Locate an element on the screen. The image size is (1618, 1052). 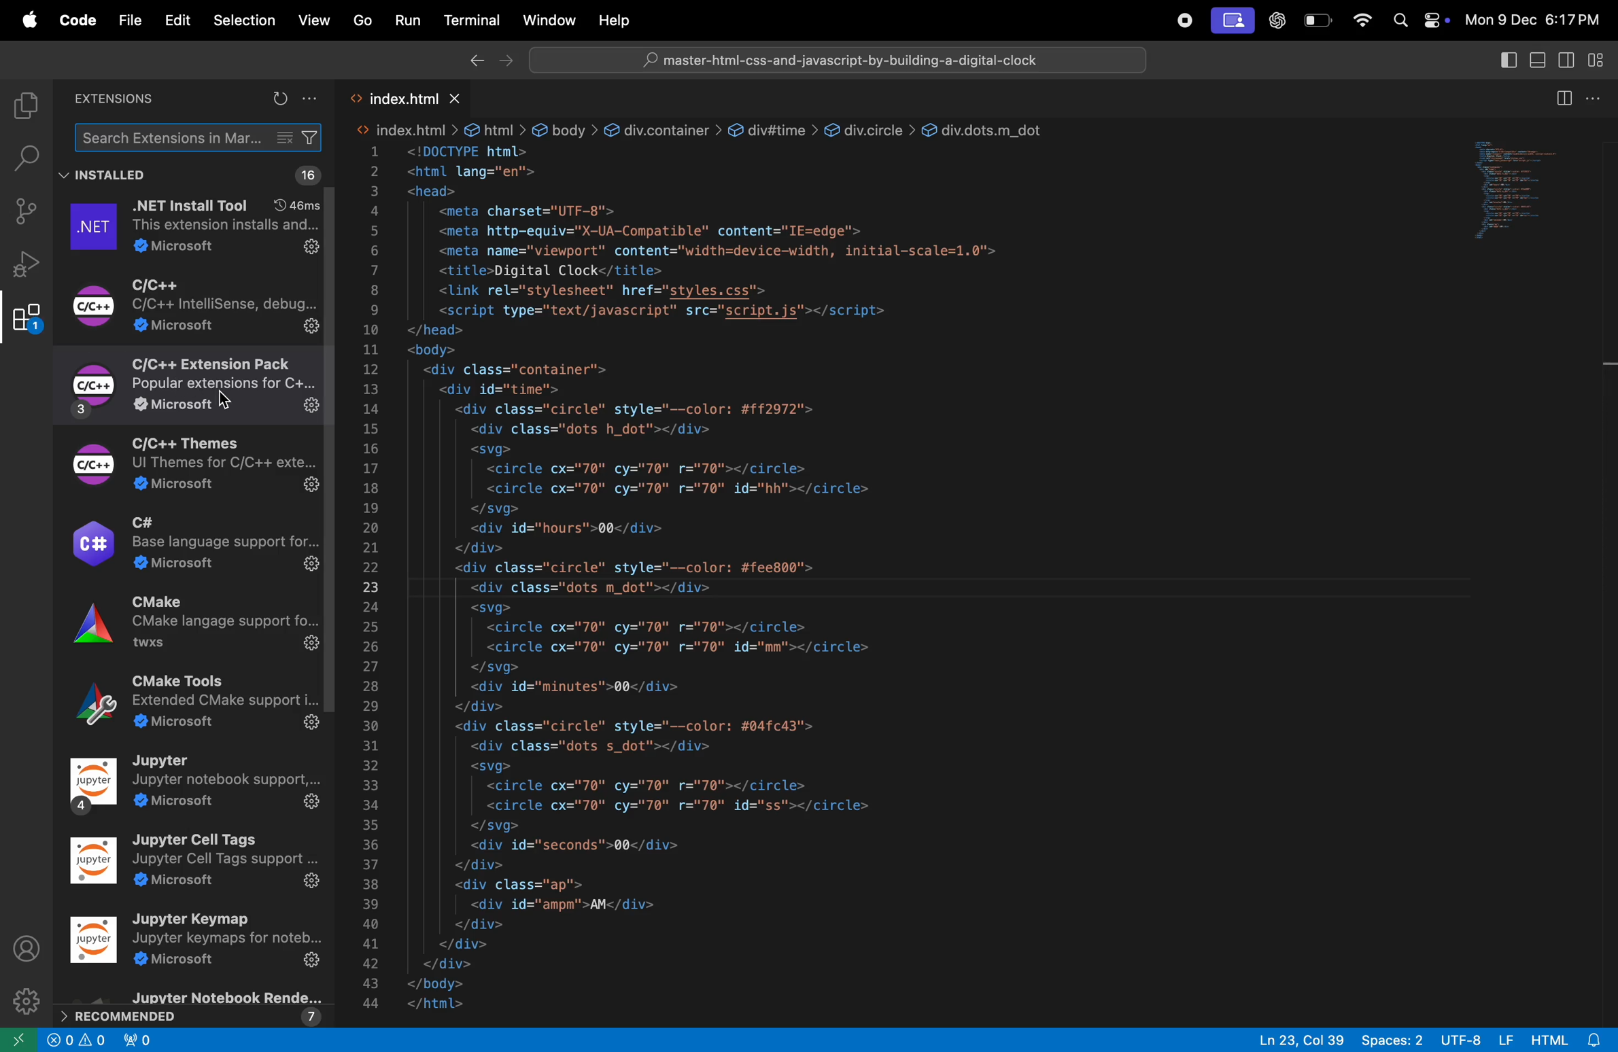
code block is located at coordinates (732, 568).